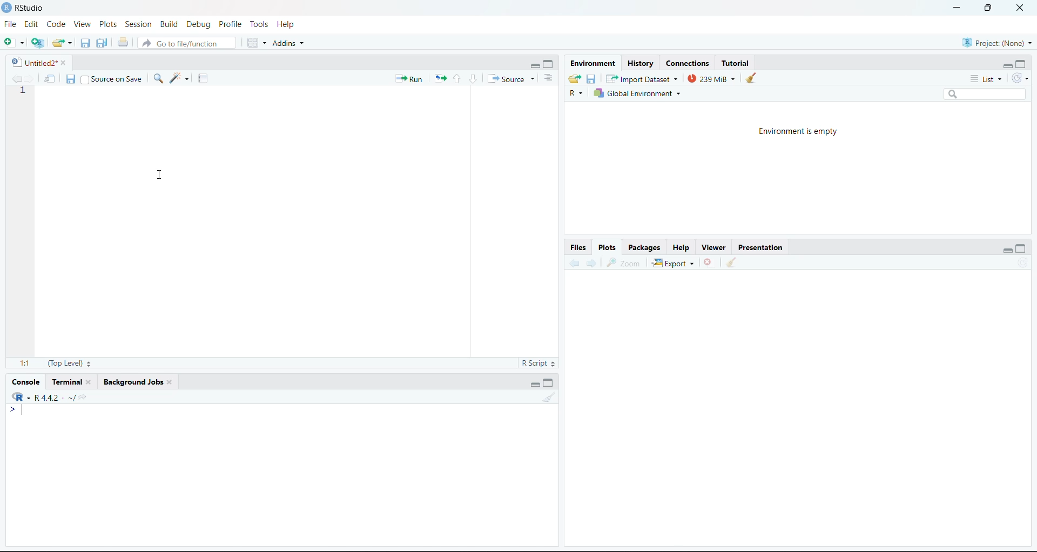  I want to click on File, so click(12, 24).